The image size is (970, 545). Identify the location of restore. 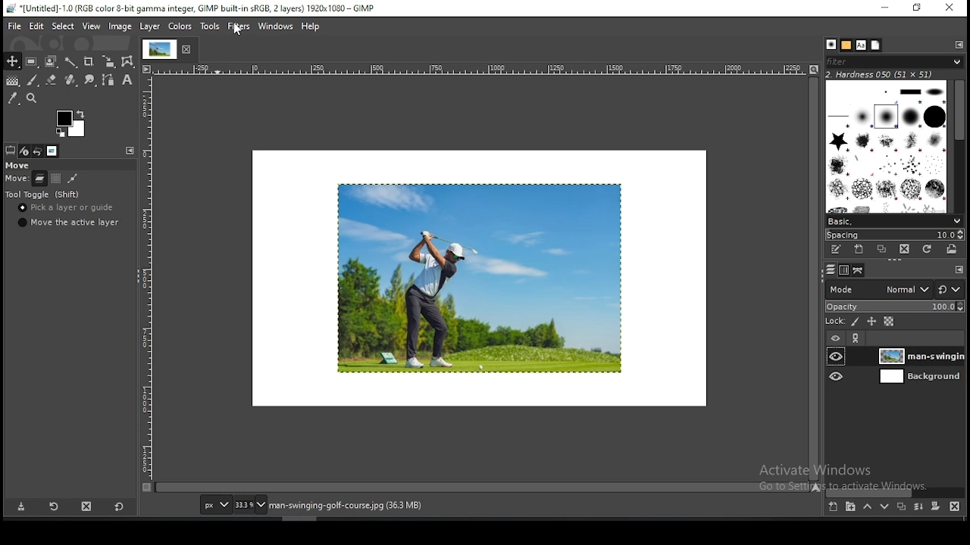
(918, 8).